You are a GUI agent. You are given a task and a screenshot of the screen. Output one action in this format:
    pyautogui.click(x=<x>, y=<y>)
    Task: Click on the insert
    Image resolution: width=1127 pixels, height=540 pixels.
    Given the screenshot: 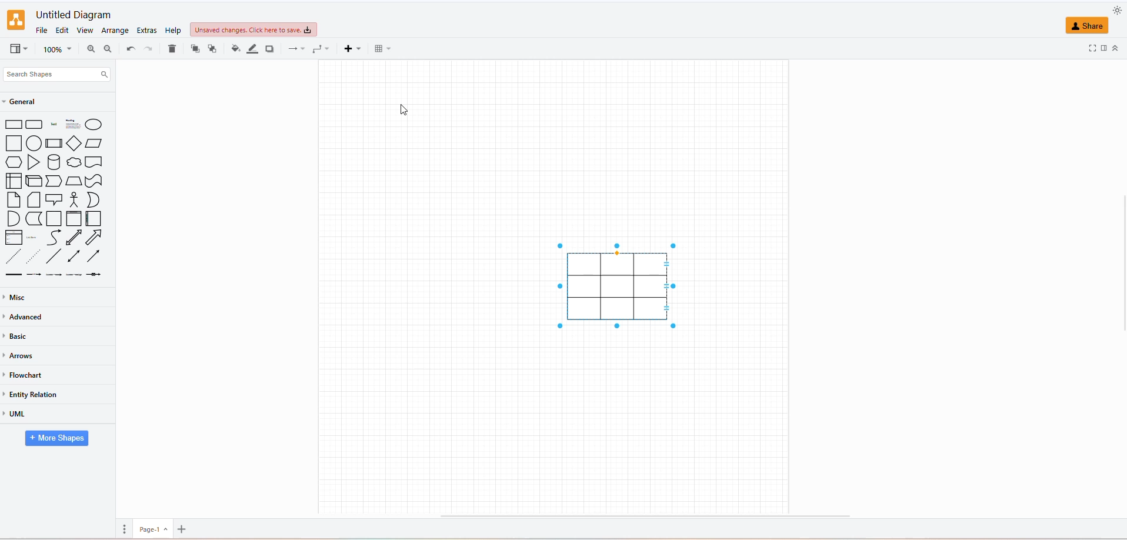 What is the action you would take?
    pyautogui.click(x=349, y=49)
    